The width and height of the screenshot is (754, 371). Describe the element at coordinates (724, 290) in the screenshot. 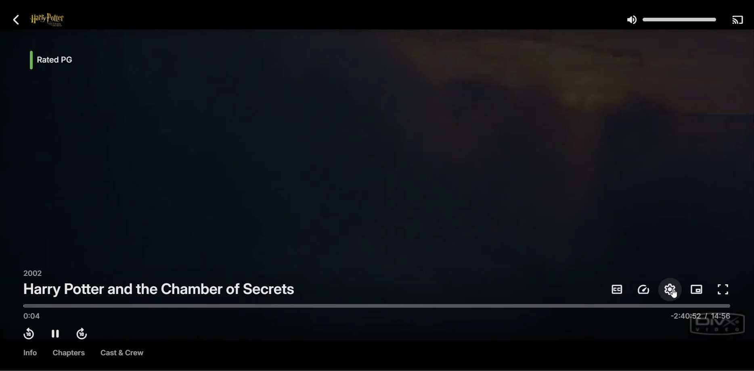

I see `Fullscreen` at that location.